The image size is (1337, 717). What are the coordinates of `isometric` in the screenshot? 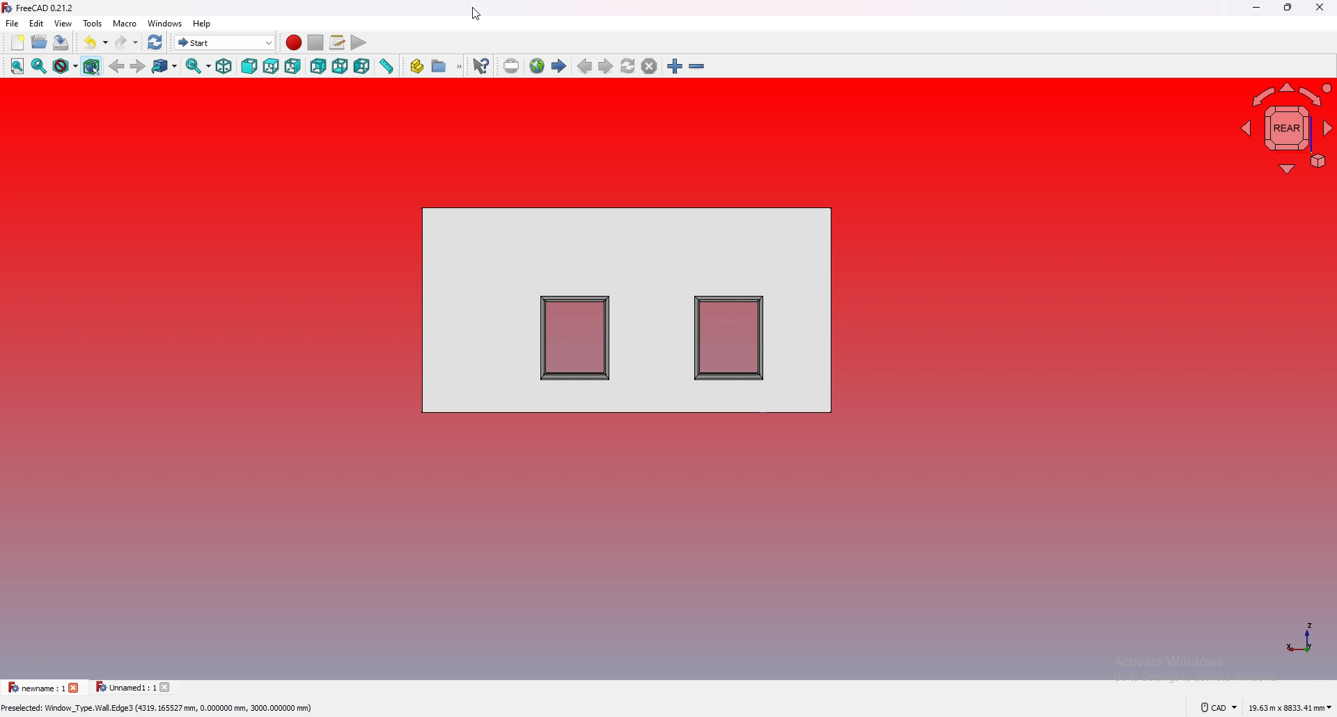 It's located at (224, 66).